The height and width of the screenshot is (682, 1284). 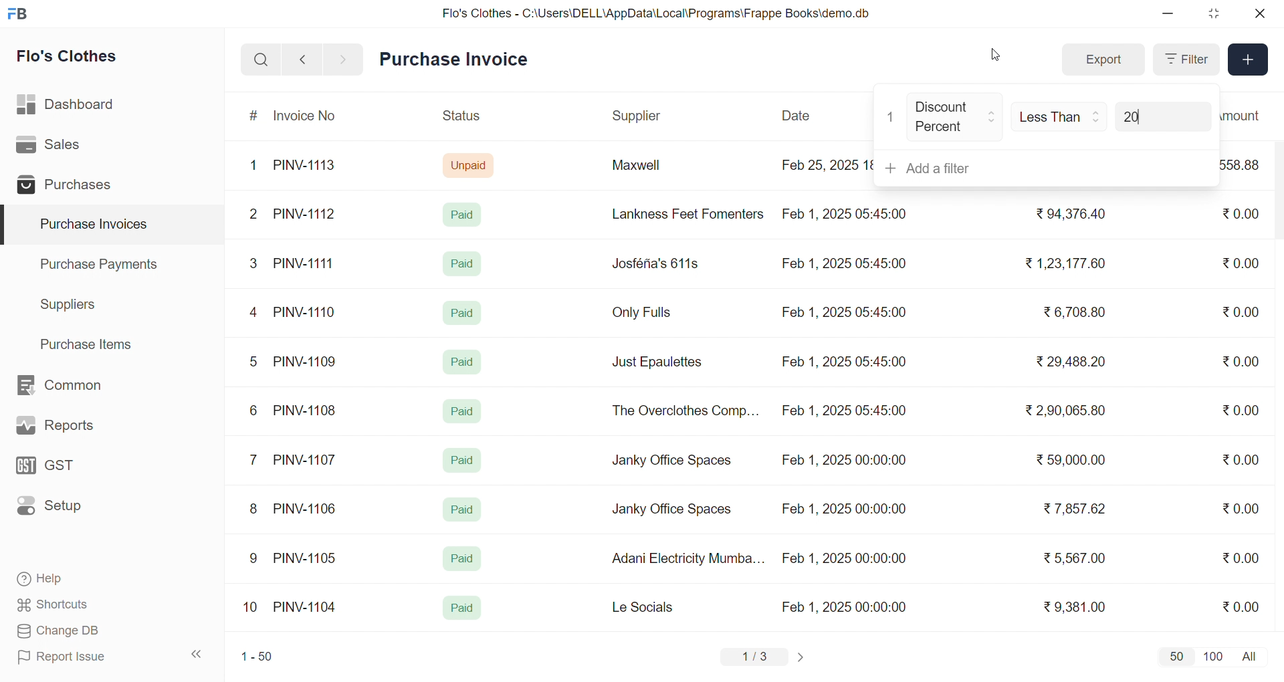 What do you see at coordinates (1185, 60) in the screenshot?
I see `Filter` at bounding box center [1185, 60].